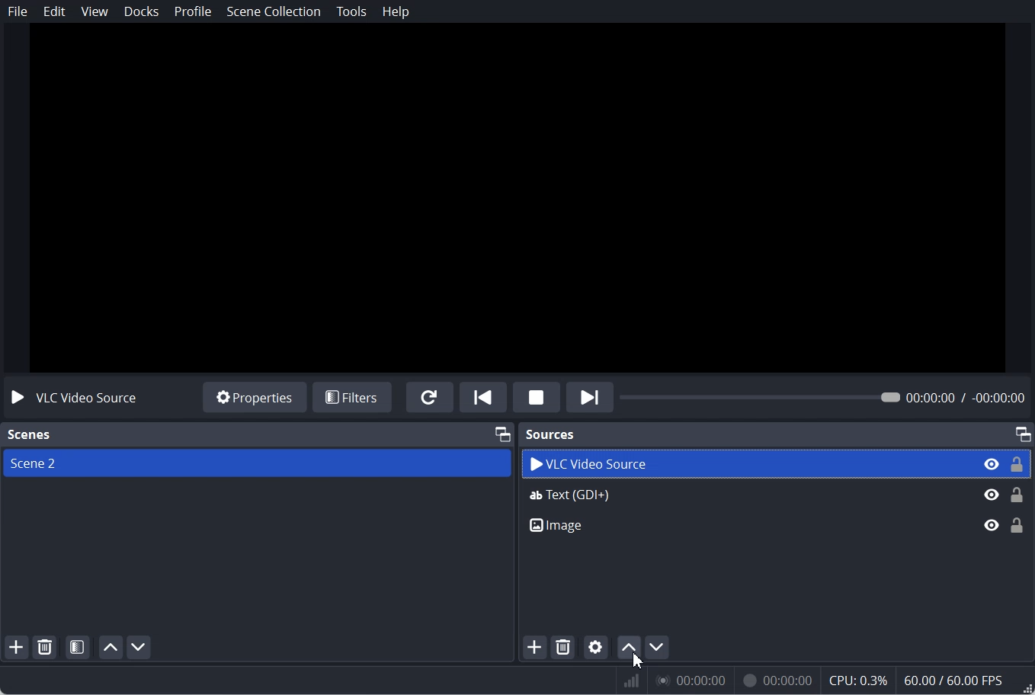 The height and width of the screenshot is (695, 1035). What do you see at coordinates (17, 645) in the screenshot?
I see `Add Scene` at bounding box center [17, 645].